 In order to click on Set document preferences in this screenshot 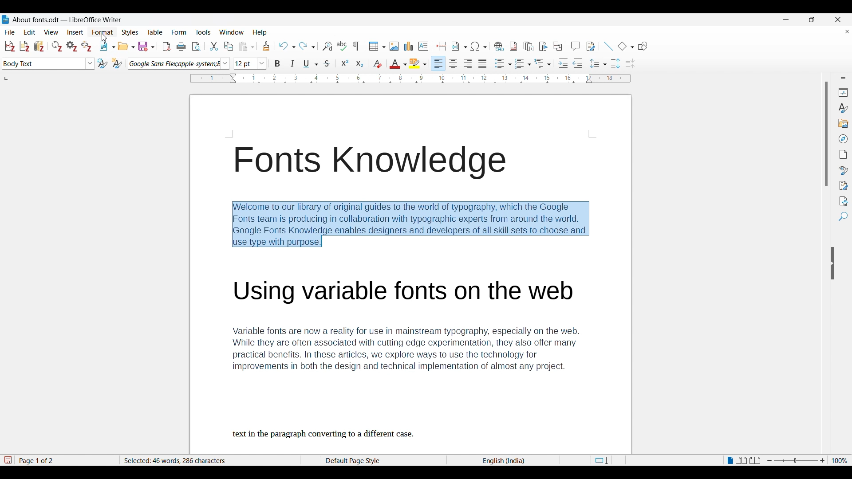, I will do `click(71, 46)`.